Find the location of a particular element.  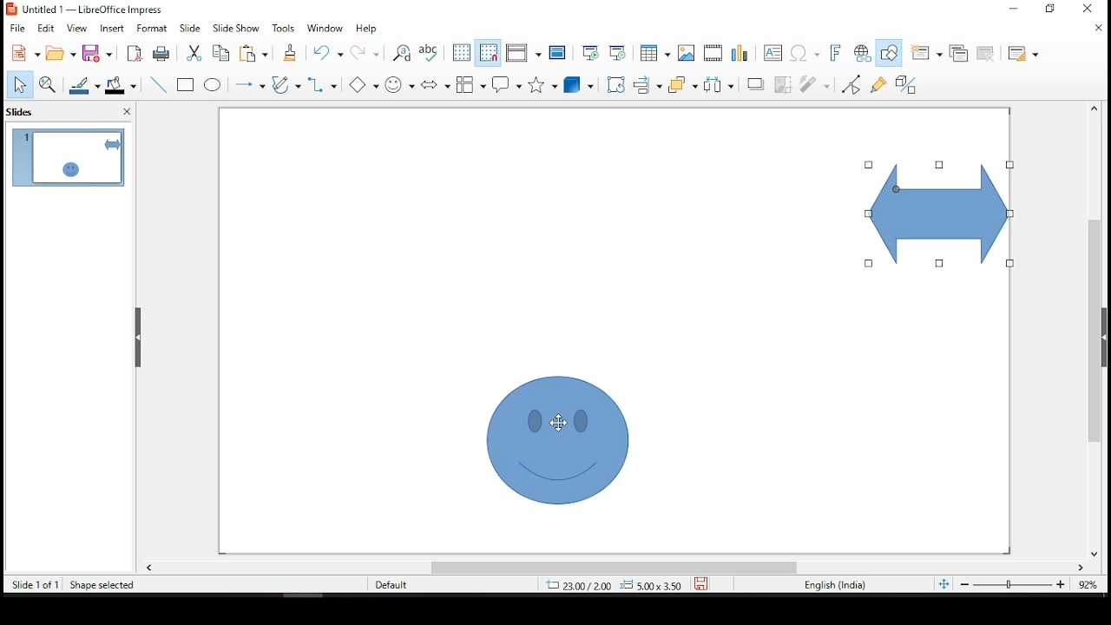

scroll bar is located at coordinates (1100, 331).